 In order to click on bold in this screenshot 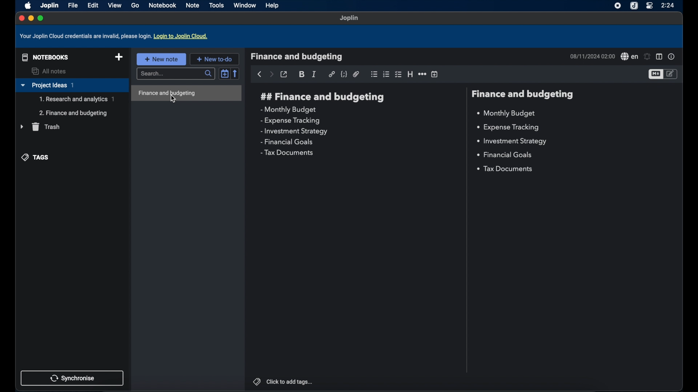, I will do `click(302, 74)`.